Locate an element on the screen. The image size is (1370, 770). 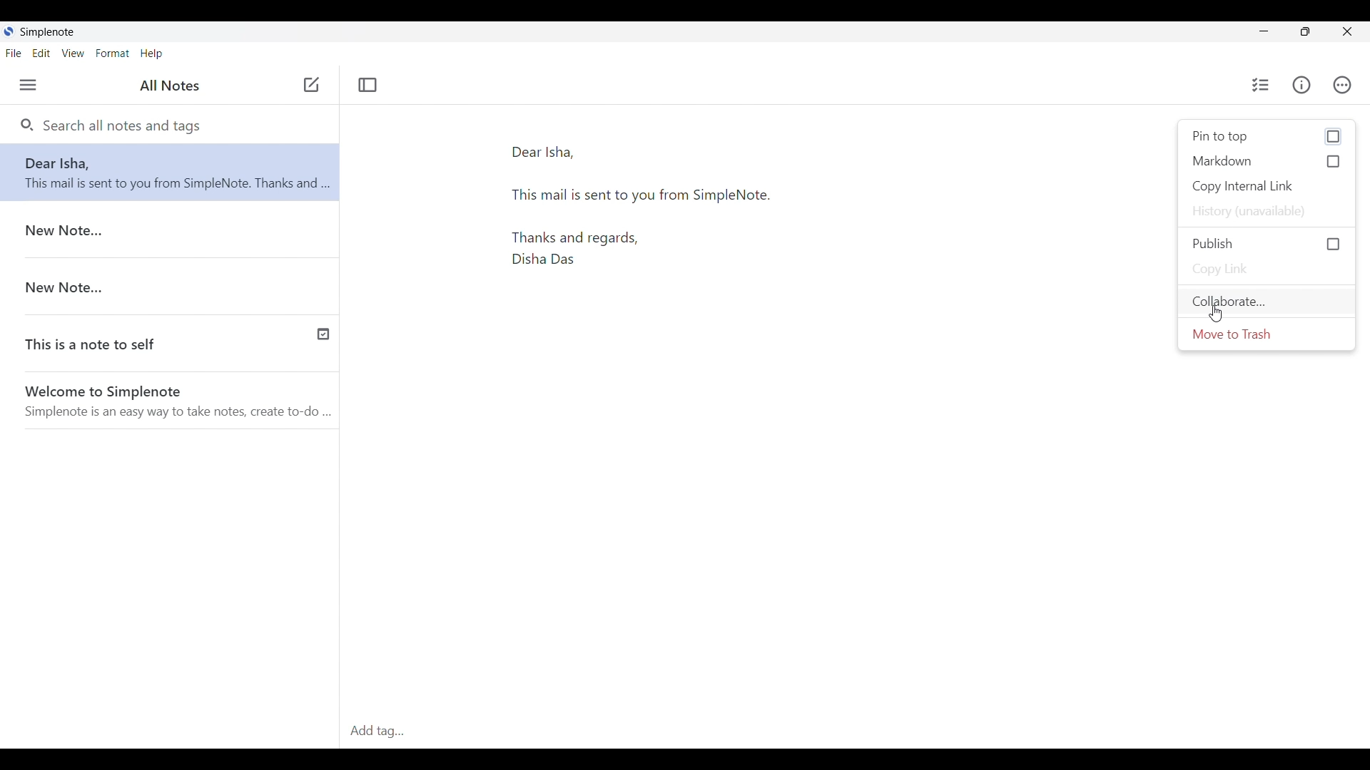
Toggle focus mode is located at coordinates (367, 85).